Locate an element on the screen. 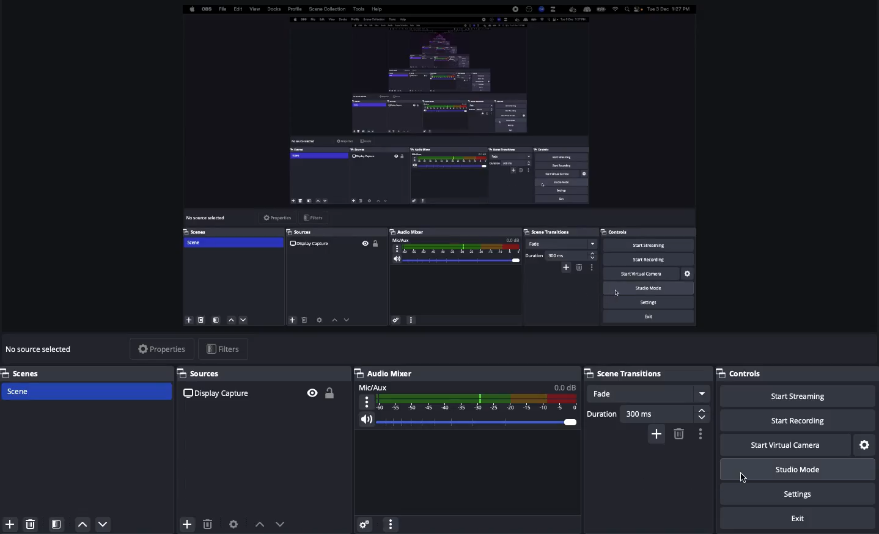 The width and height of the screenshot is (879, 534). Scenes is located at coordinates (87, 373).